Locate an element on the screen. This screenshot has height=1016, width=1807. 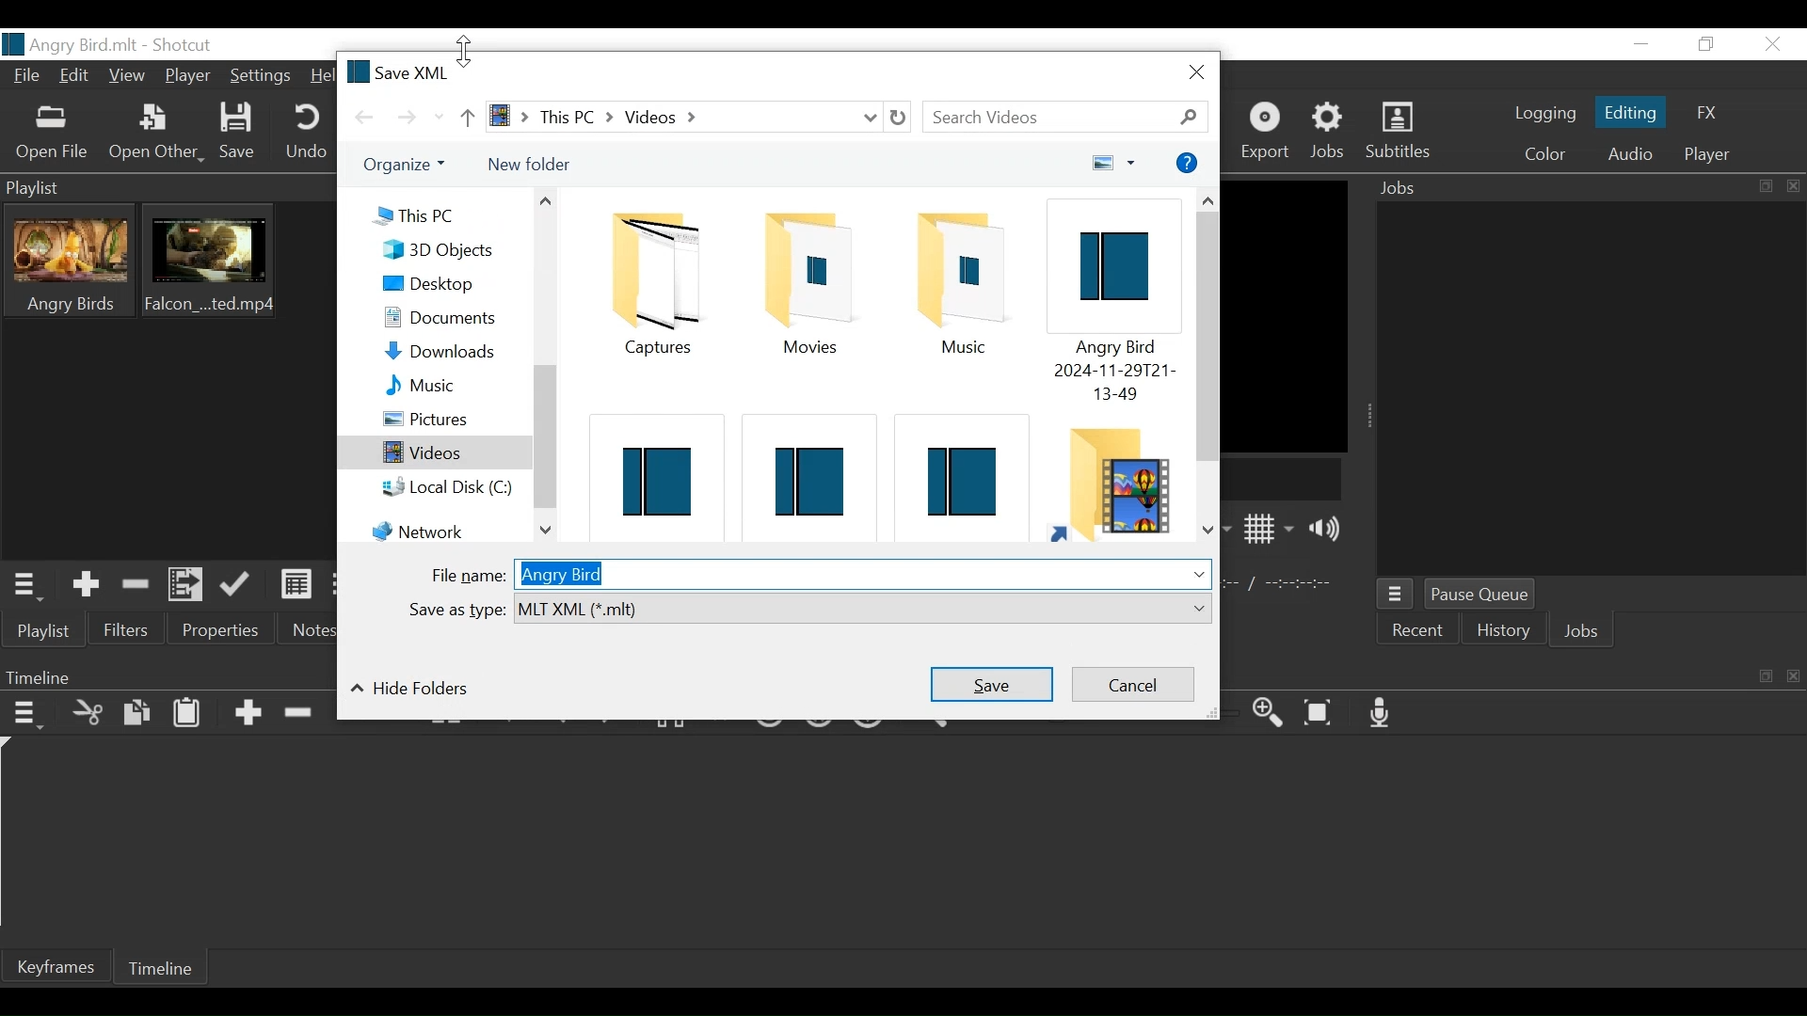
Player is located at coordinates (1703, 157).